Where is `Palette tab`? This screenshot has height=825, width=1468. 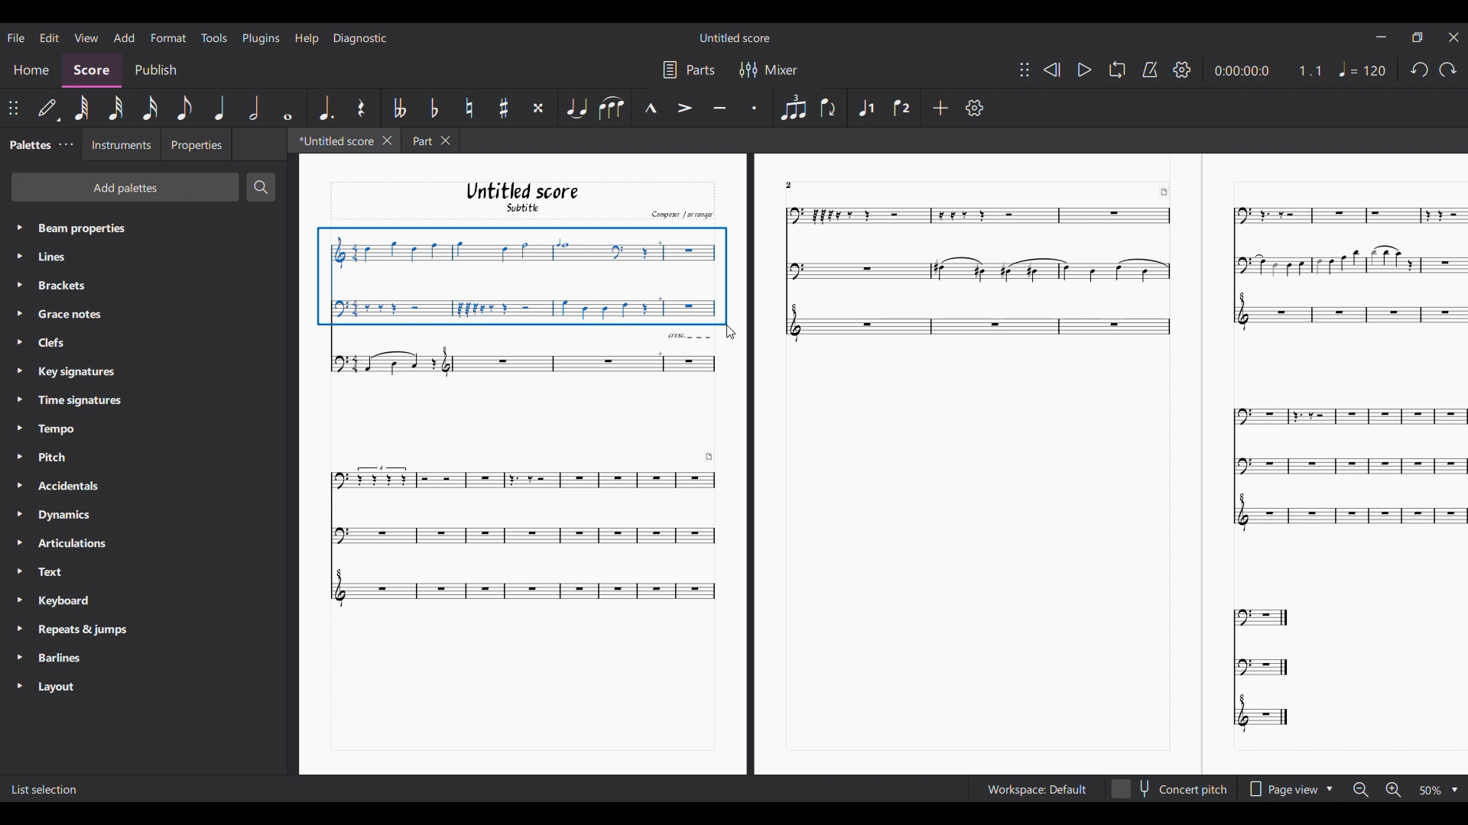 Palette tab is located at coordinates (29, 144).